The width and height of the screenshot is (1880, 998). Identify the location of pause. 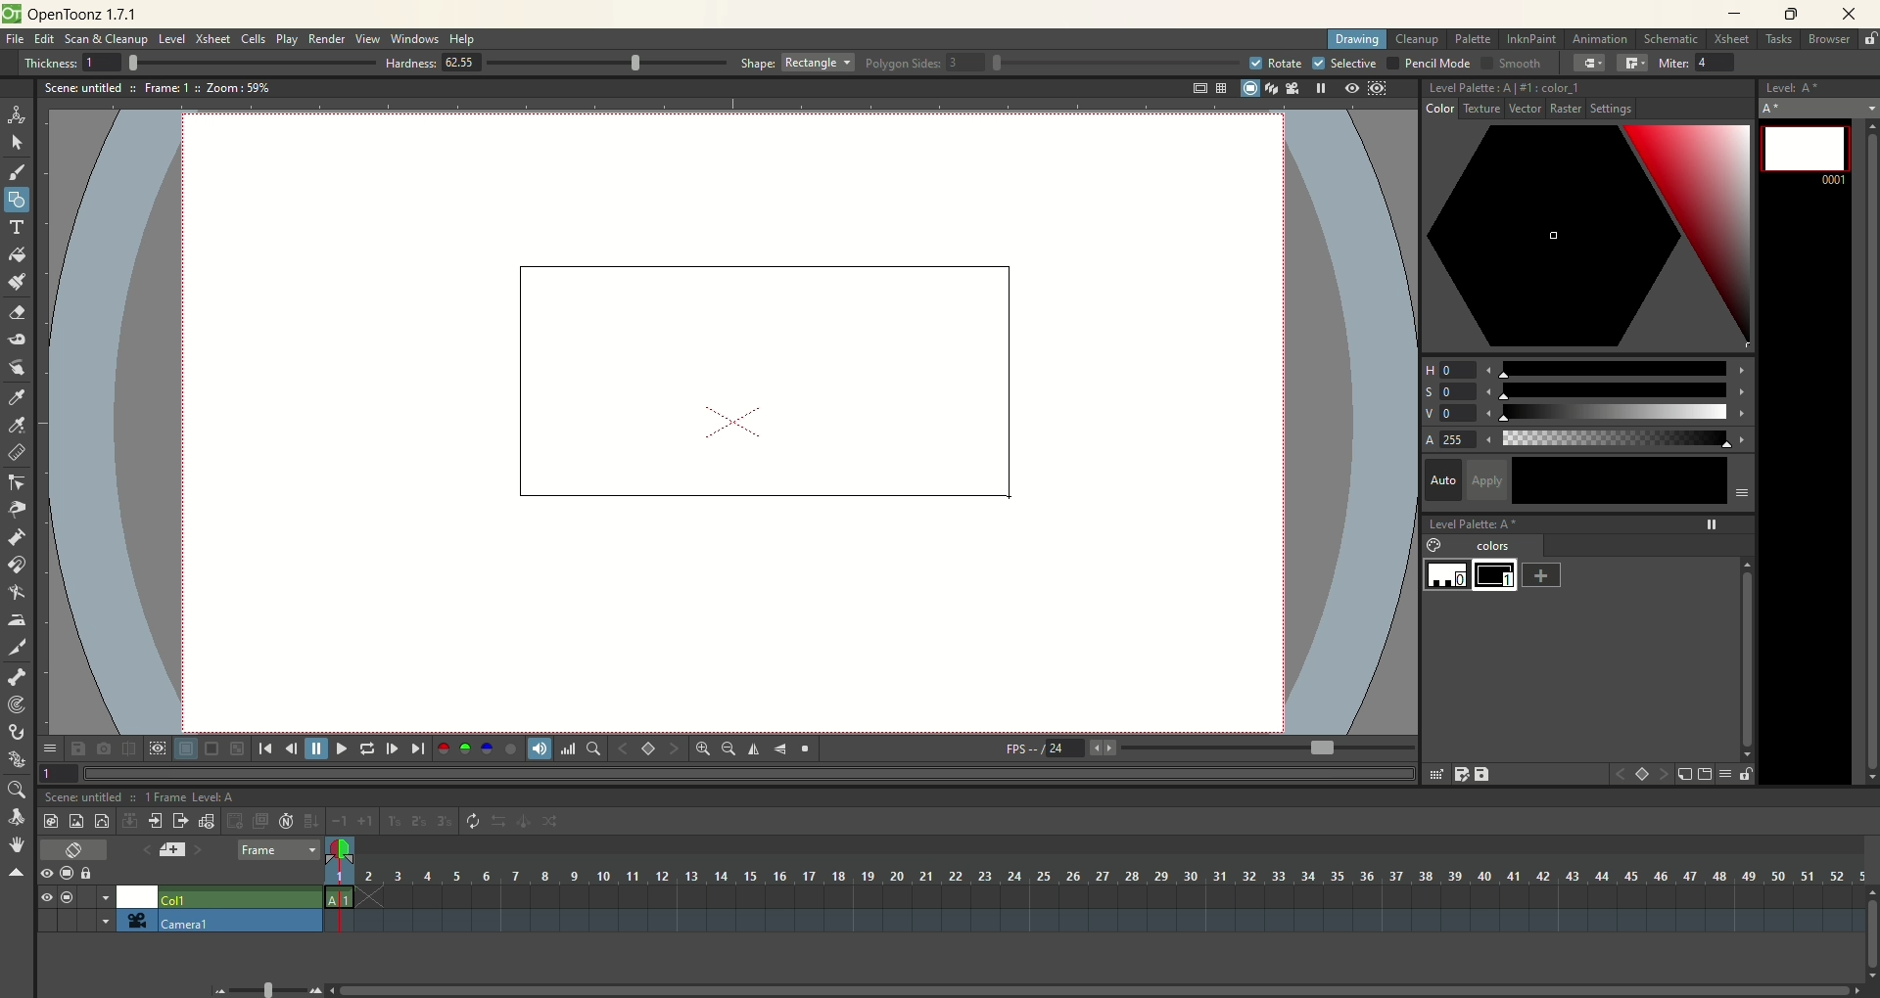
(316, 748).